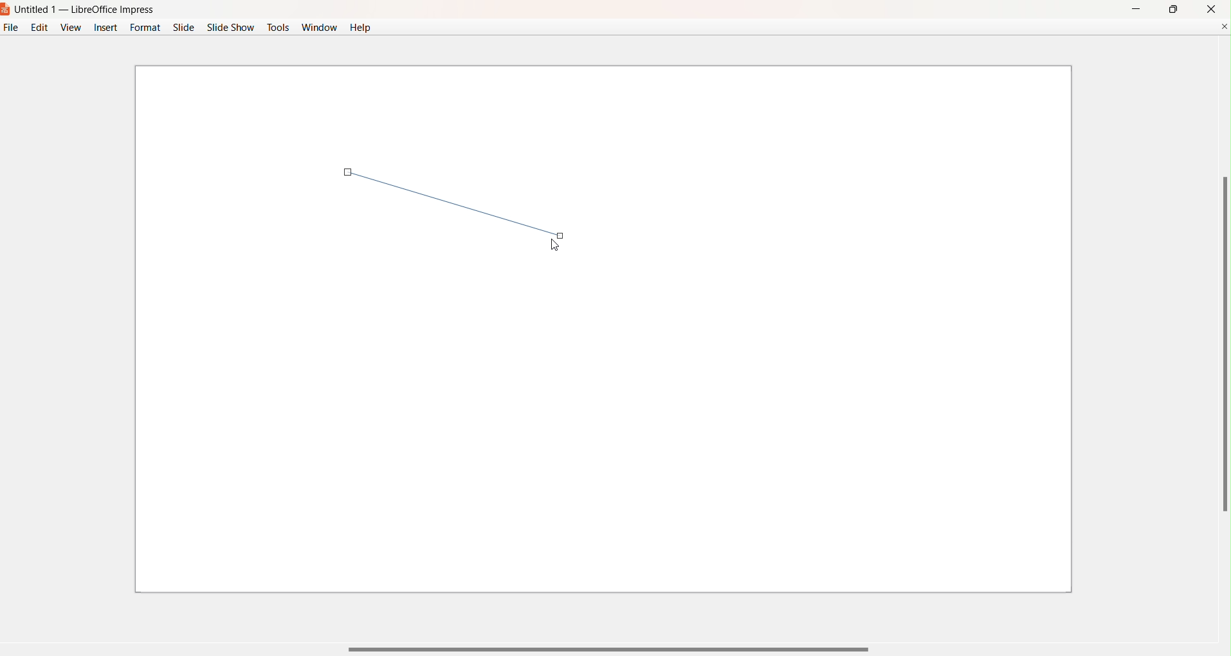 The height and width of the screenshot is (656, 1231). Describe the element at coordinates (361, 28) in the screenshot. I see `Help` at that location.